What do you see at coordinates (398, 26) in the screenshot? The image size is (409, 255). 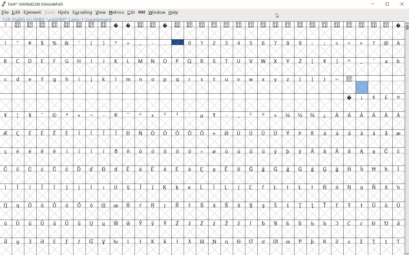 I see `glyph` at bounding box center [398, 26].